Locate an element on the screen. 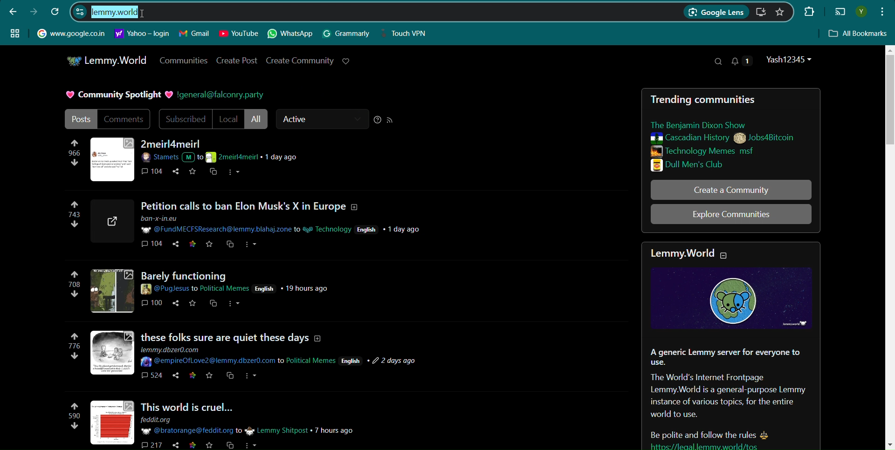  RSS is located at coordinates (390, 120).